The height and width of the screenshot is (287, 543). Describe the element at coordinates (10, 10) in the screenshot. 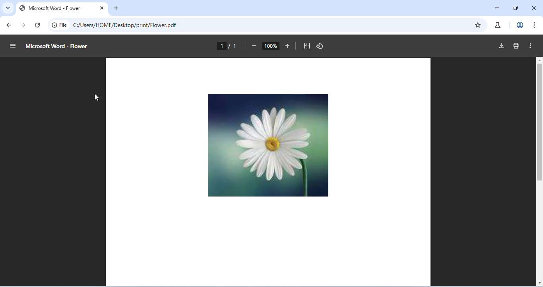

I see `search tab` at that location.